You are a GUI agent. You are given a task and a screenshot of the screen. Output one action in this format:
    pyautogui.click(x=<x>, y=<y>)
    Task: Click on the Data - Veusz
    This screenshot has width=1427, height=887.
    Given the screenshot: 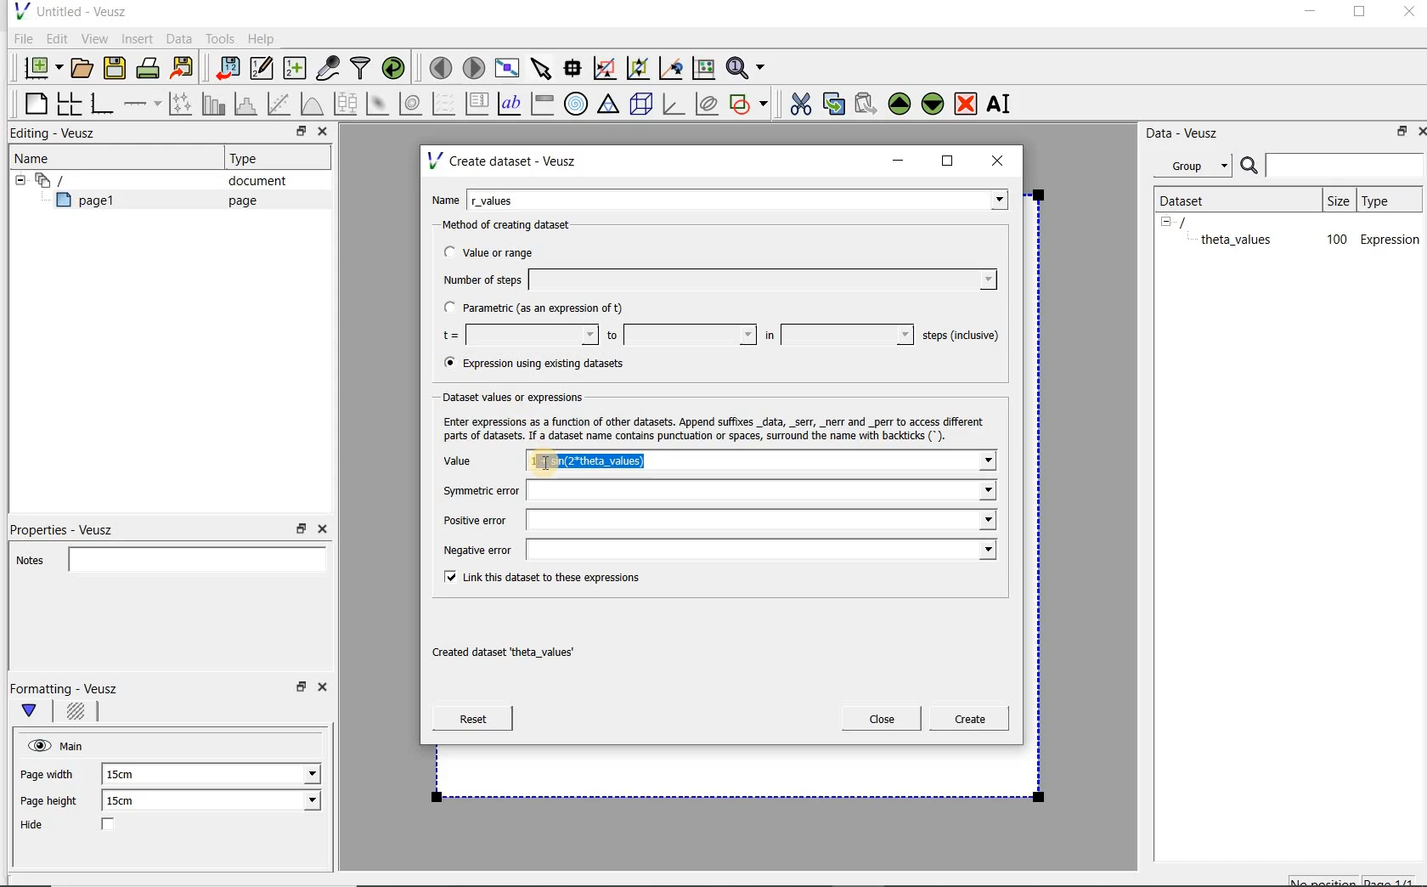 What is the action you would take?
    pyautogui.click(x=1188, y=133)
    